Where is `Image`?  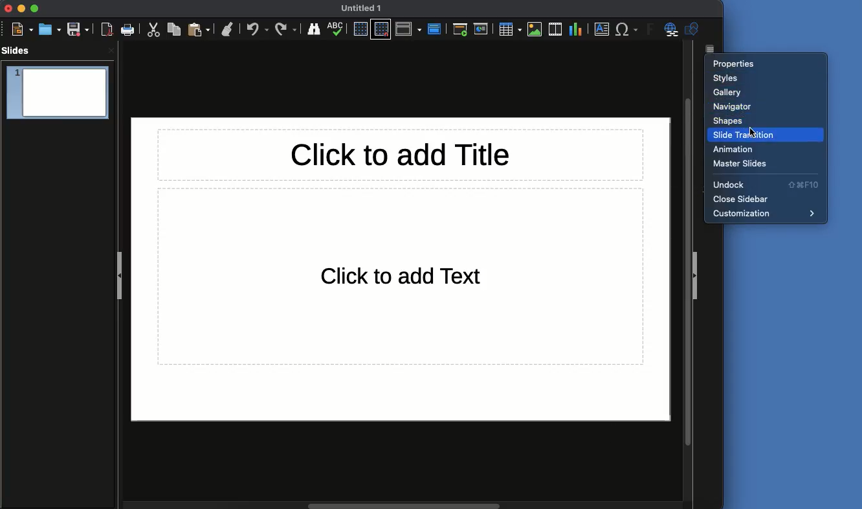 Image is located at coordinates (535, 28).